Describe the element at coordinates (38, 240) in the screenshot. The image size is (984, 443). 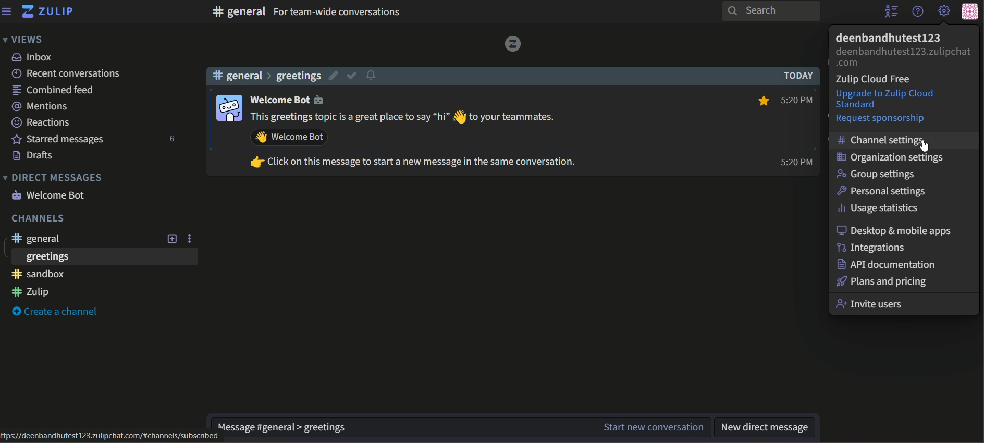
I see `general` at that location.